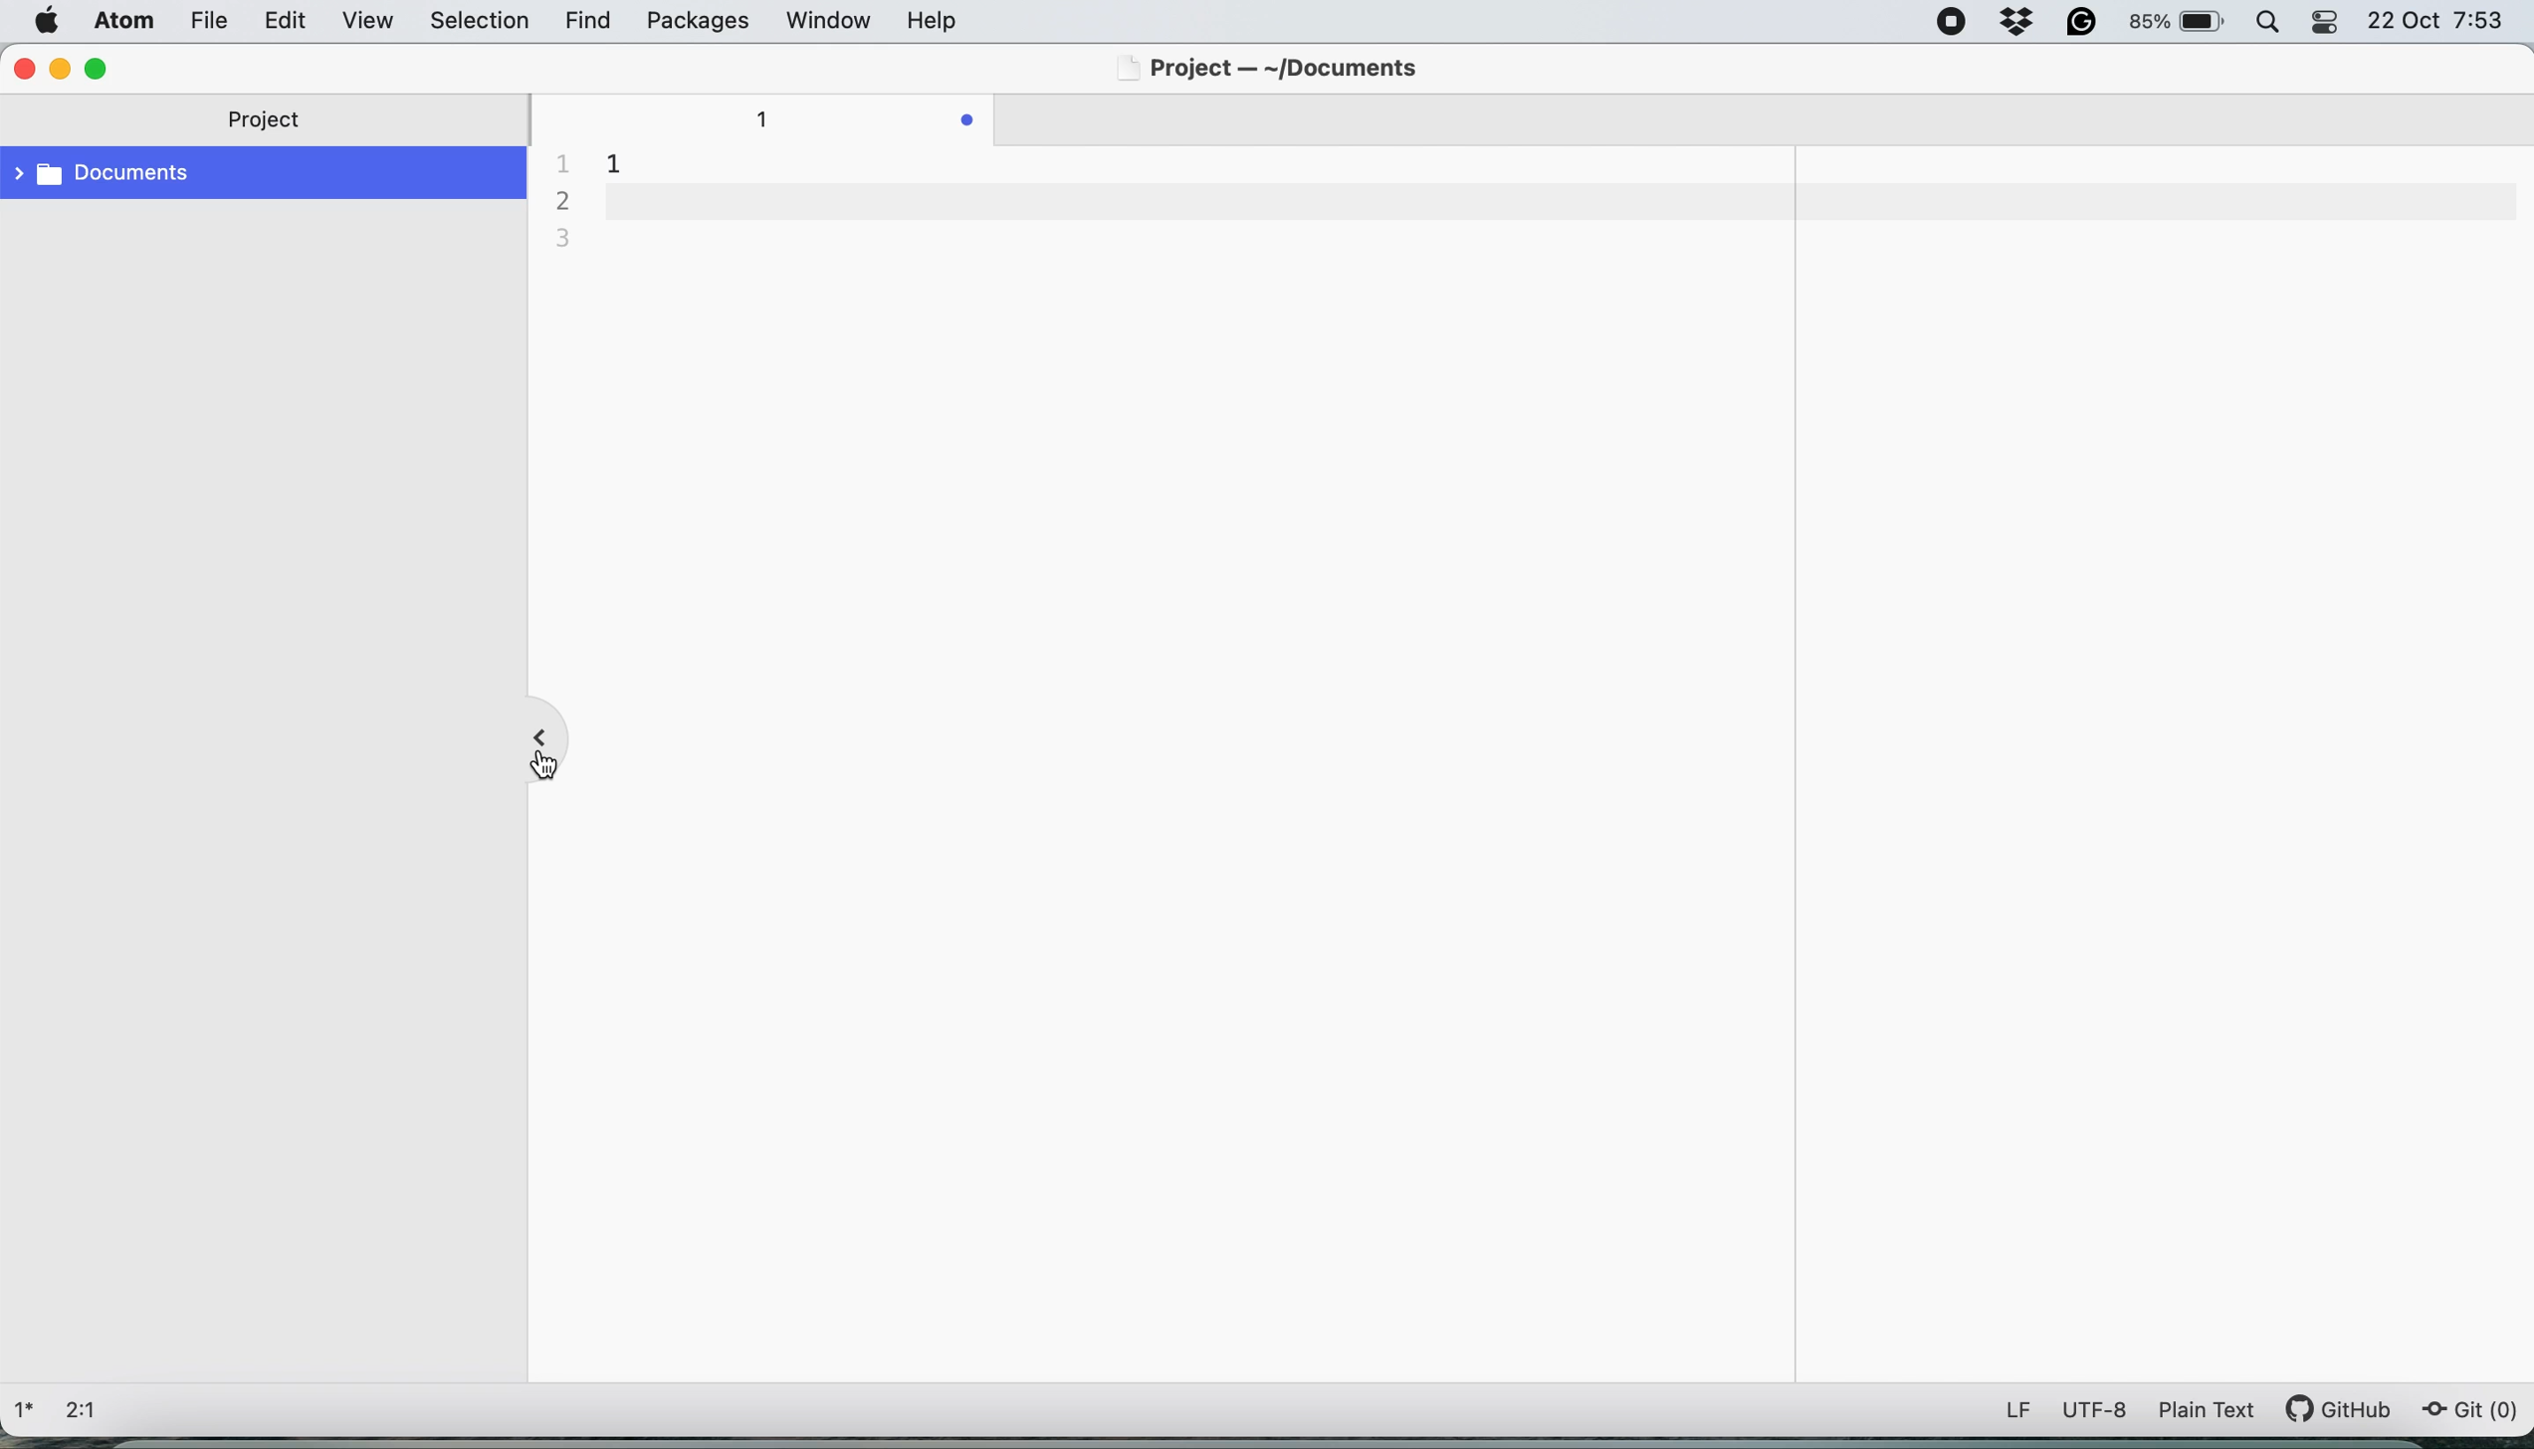 This screenshot has width=2534, height=1449. What do you see at coordinates (2332, 23) in the screenshot?
I see `spotlight search` at bounding box center [2332, 23].